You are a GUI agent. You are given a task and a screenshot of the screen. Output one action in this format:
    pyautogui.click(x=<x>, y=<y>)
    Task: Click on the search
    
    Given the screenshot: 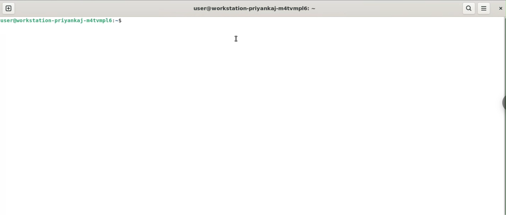 What is the action you would take?
    pyautogui.click(x=469, y=8)
    